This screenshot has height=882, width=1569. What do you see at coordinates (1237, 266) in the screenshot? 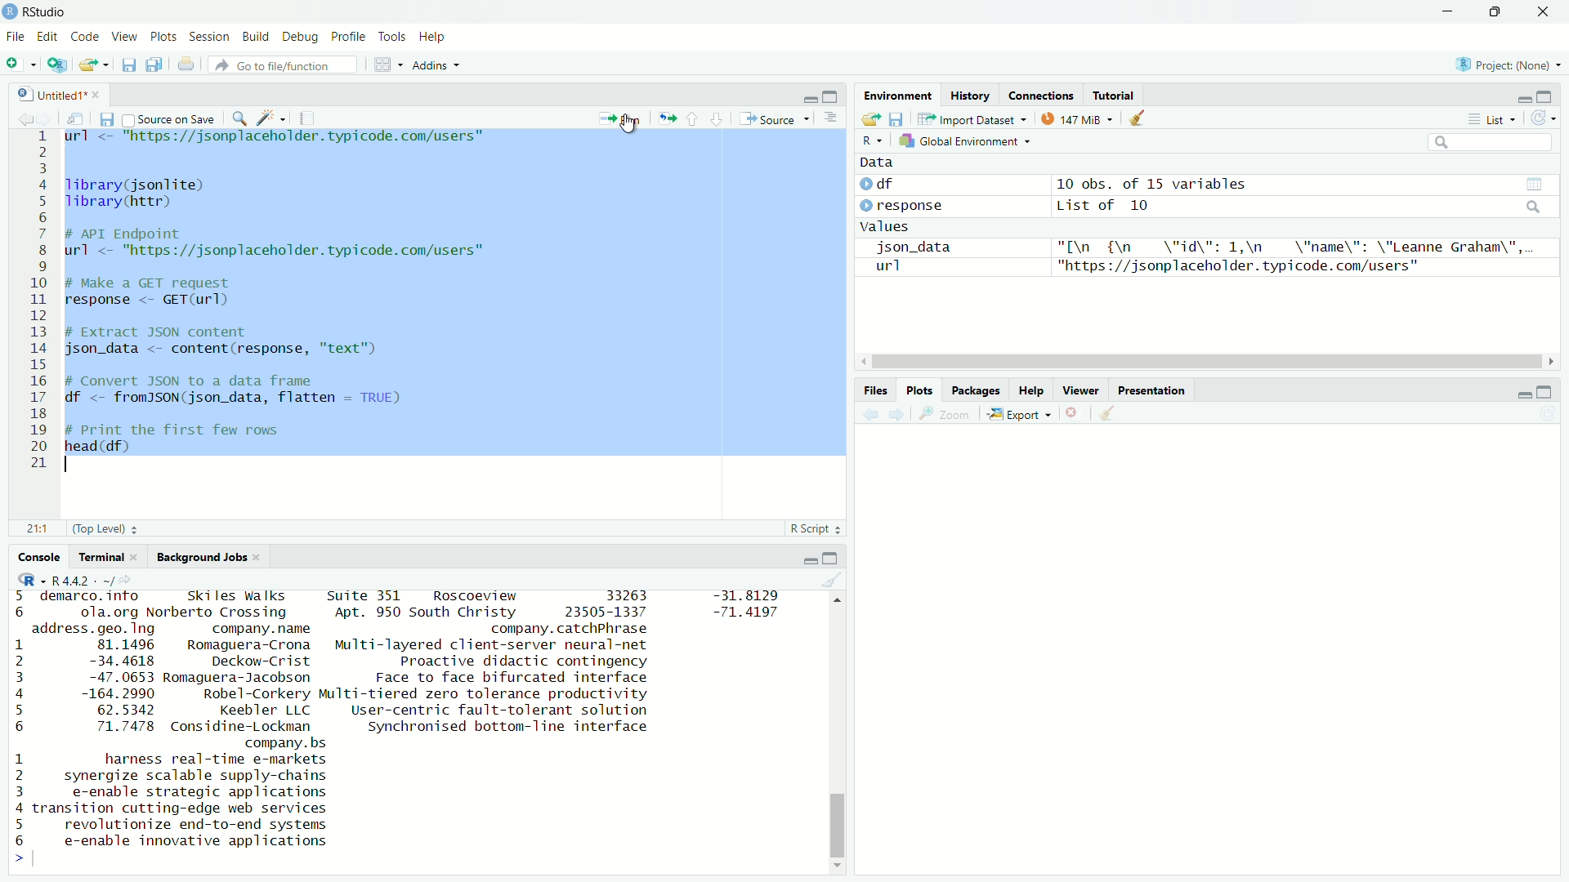
I see `"https://jsonplaceholder. typicode.com/users"` at bounding box center [1237, 266].